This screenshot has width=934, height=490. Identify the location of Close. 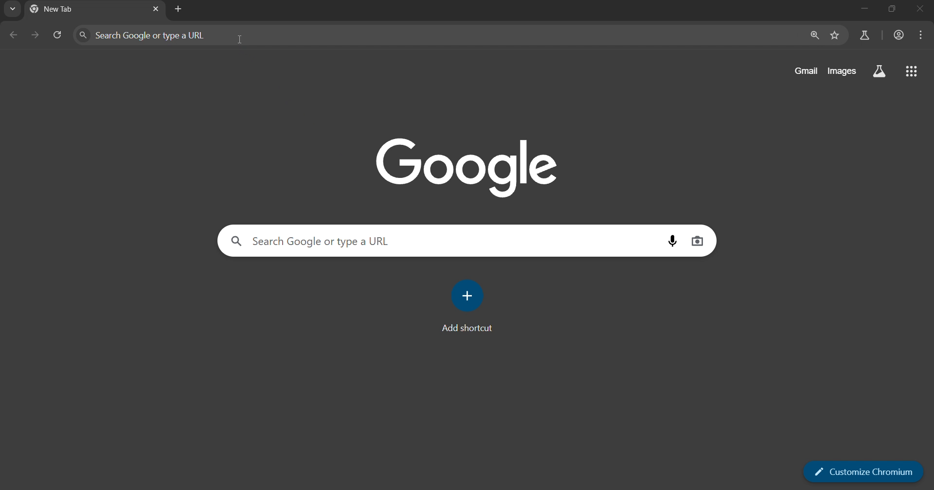
(921, 10).